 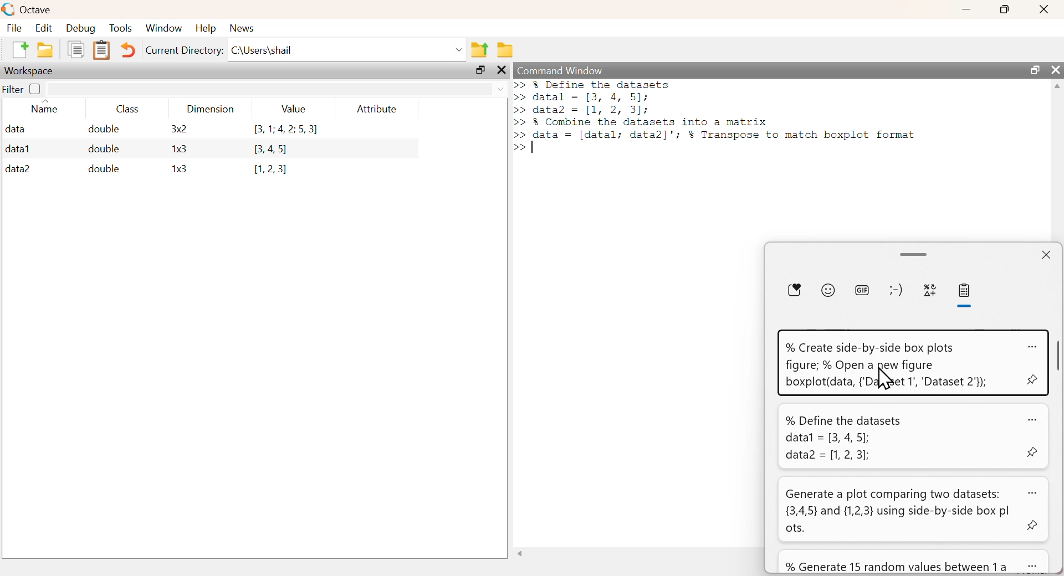 What do you see at coordinates (896, 565) in the screenshot?
I see `% Generate 15 random values between 1a` at bounding box center [896, 565].